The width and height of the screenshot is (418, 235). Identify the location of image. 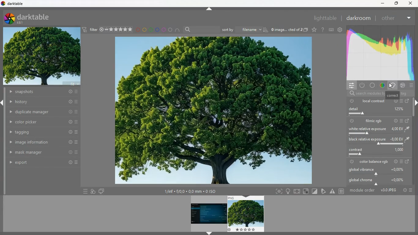
(286, 29).